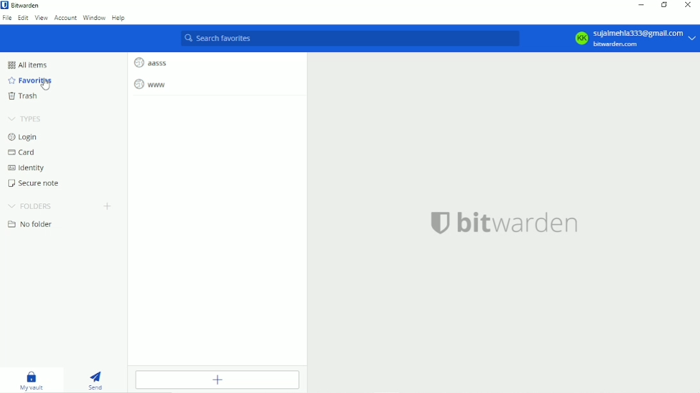 Image resolution: width=700 pixels, height=393 pixels. Describe the element at coordinates (22, 18) in the screenshot. I see `Edit` at that location.